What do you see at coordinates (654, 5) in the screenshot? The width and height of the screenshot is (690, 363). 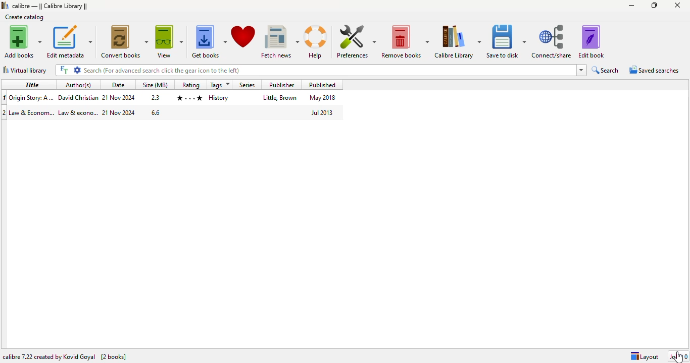 I see `maximize` at bounding box center [654, 5].